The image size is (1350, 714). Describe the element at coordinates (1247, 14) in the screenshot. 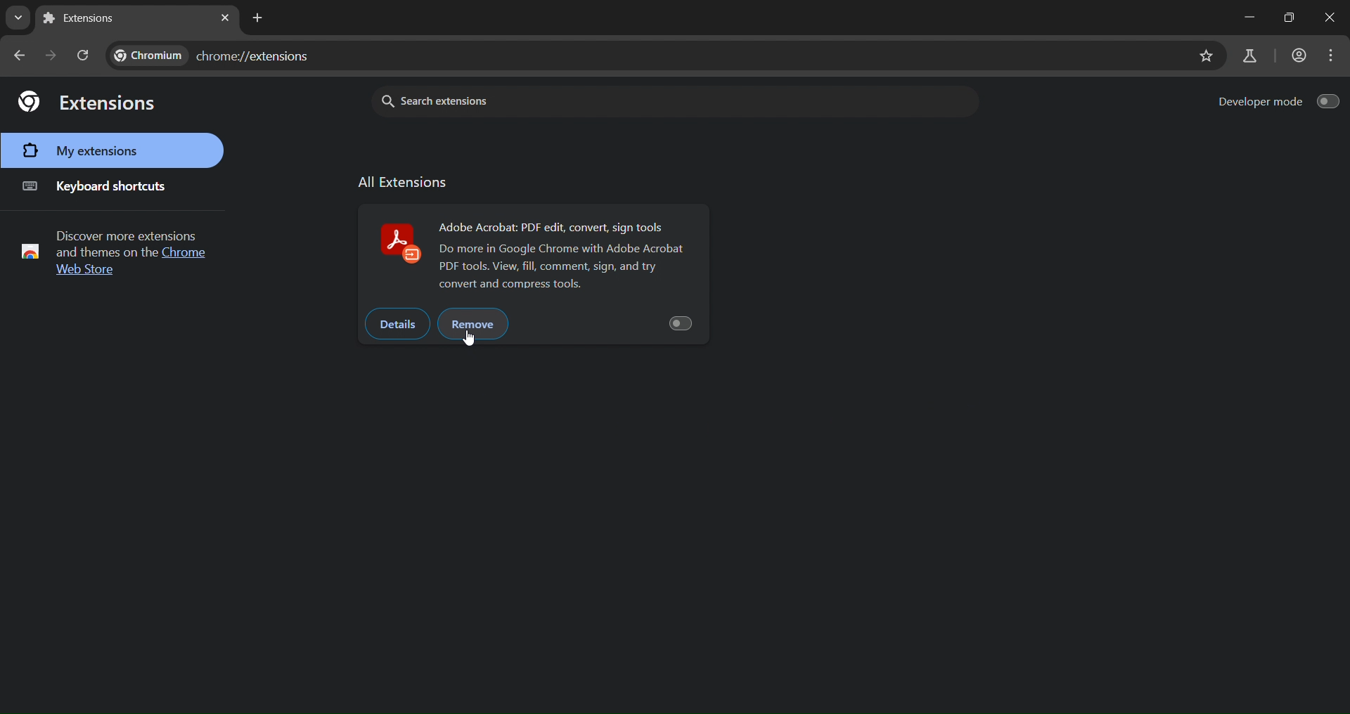

I see `minimize` at that location.